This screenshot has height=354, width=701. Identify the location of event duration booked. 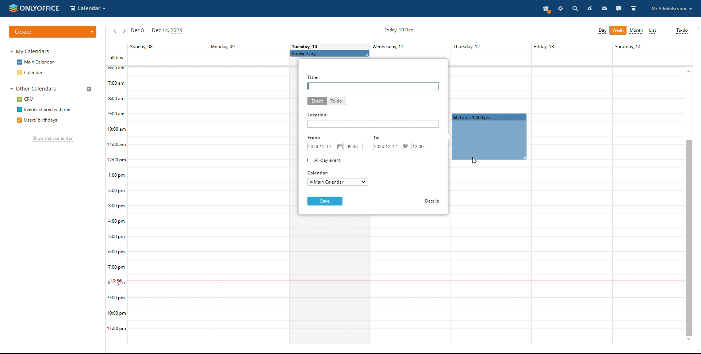
(490, 136).